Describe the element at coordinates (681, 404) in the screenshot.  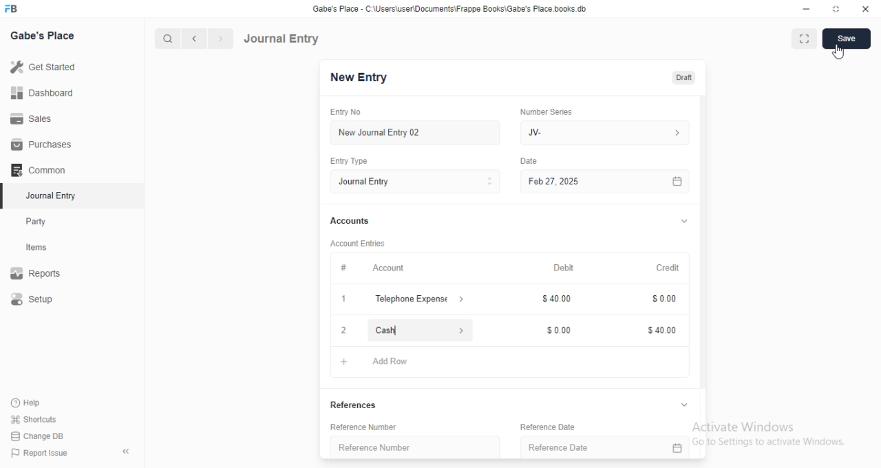
I see `Hide` at that location.